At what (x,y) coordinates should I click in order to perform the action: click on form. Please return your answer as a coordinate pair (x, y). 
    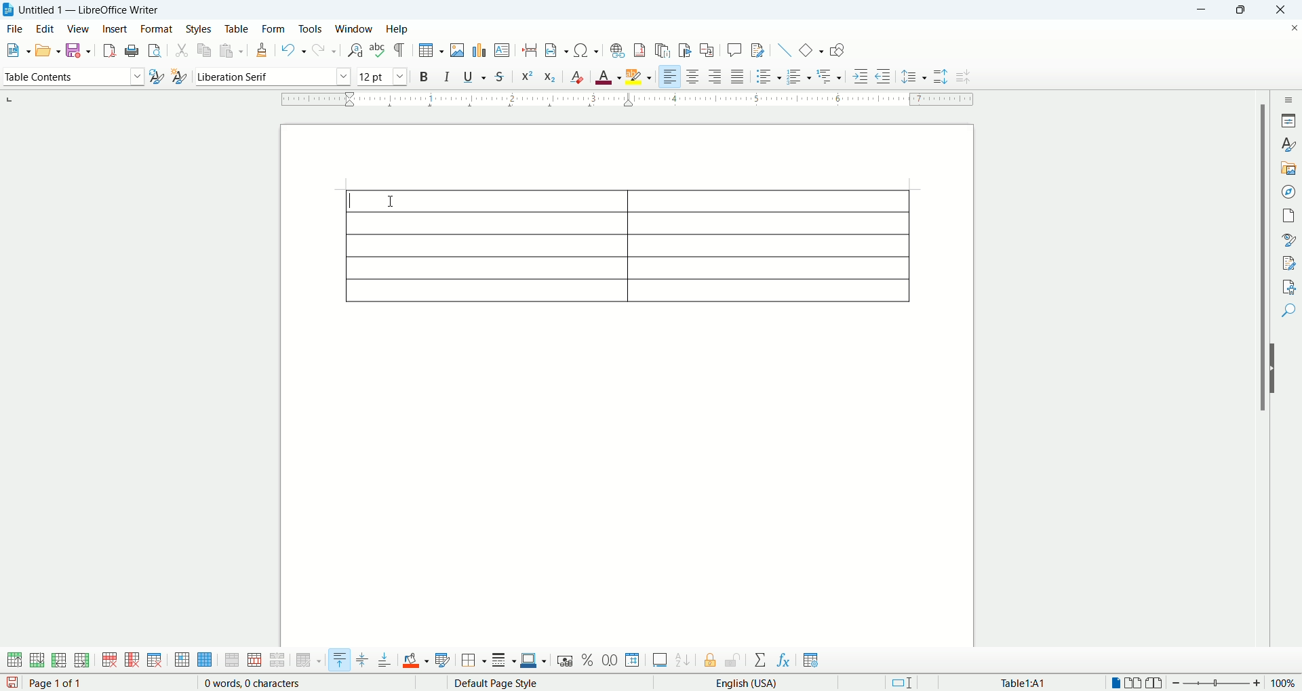
    Looking at the image, I should click on (275, 30).